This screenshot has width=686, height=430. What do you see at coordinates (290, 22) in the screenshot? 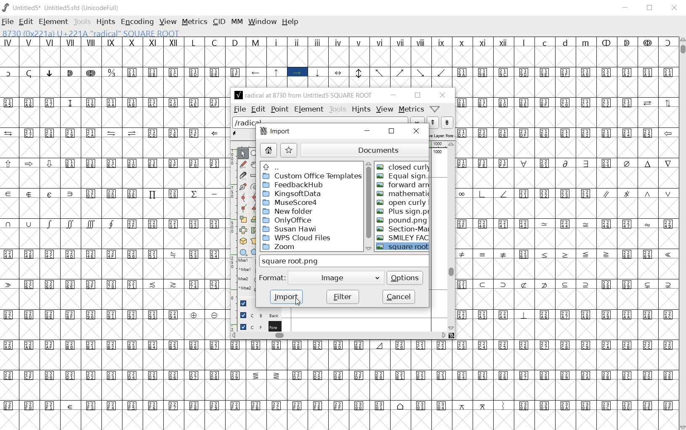
I see `HELP` at bounding box center [290, 22].